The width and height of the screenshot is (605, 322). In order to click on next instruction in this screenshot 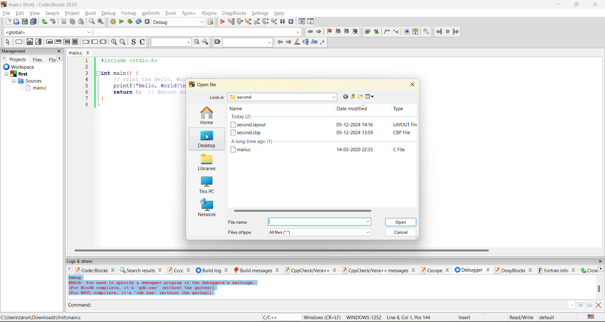, I will do `click(265, 21)`.